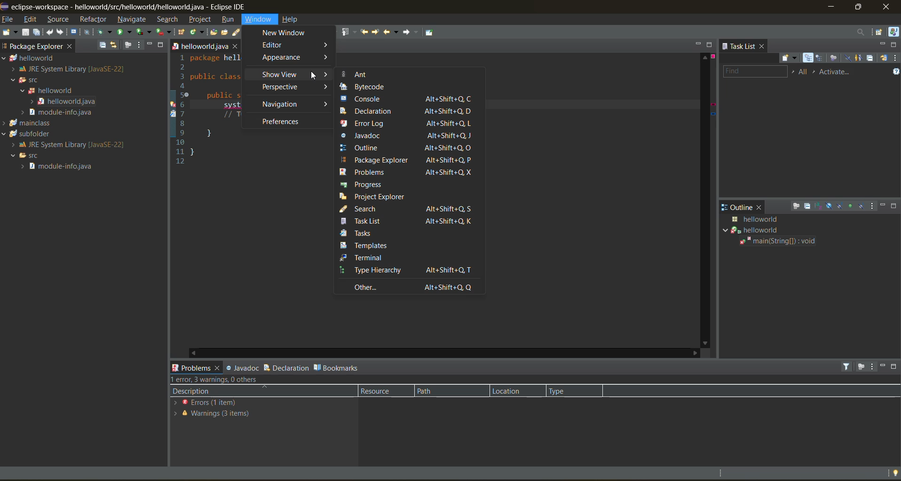 The image size is (901, 481). I want to click on type, so click(573, 392).